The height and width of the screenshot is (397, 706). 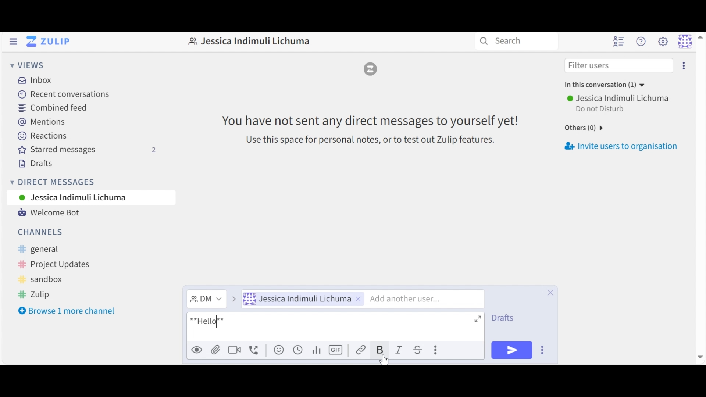 I want to click on do not disturb, so click(x=605, y=109).